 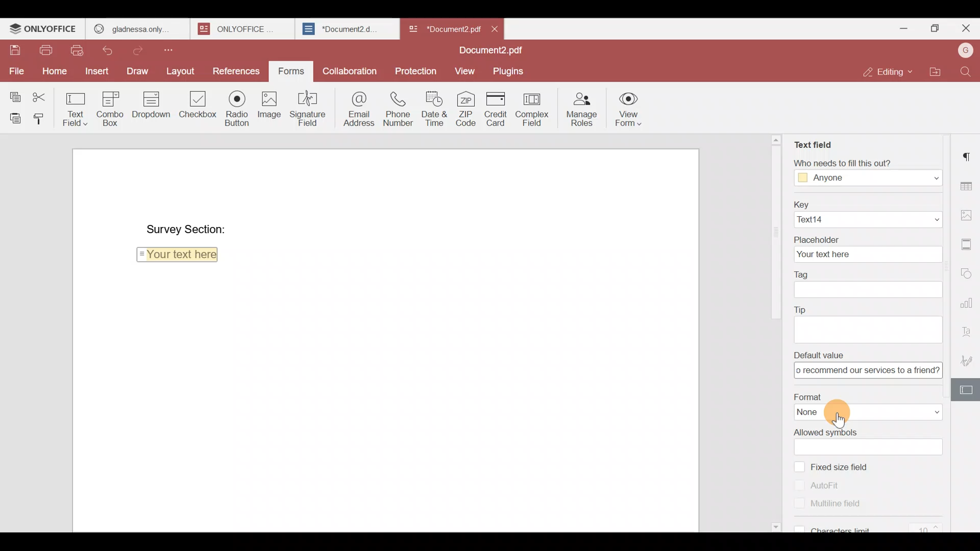 What do you see at coordinates (969, 153) in the screenshot?
I see `Paragraph settings` at bounding box center [969, 153].